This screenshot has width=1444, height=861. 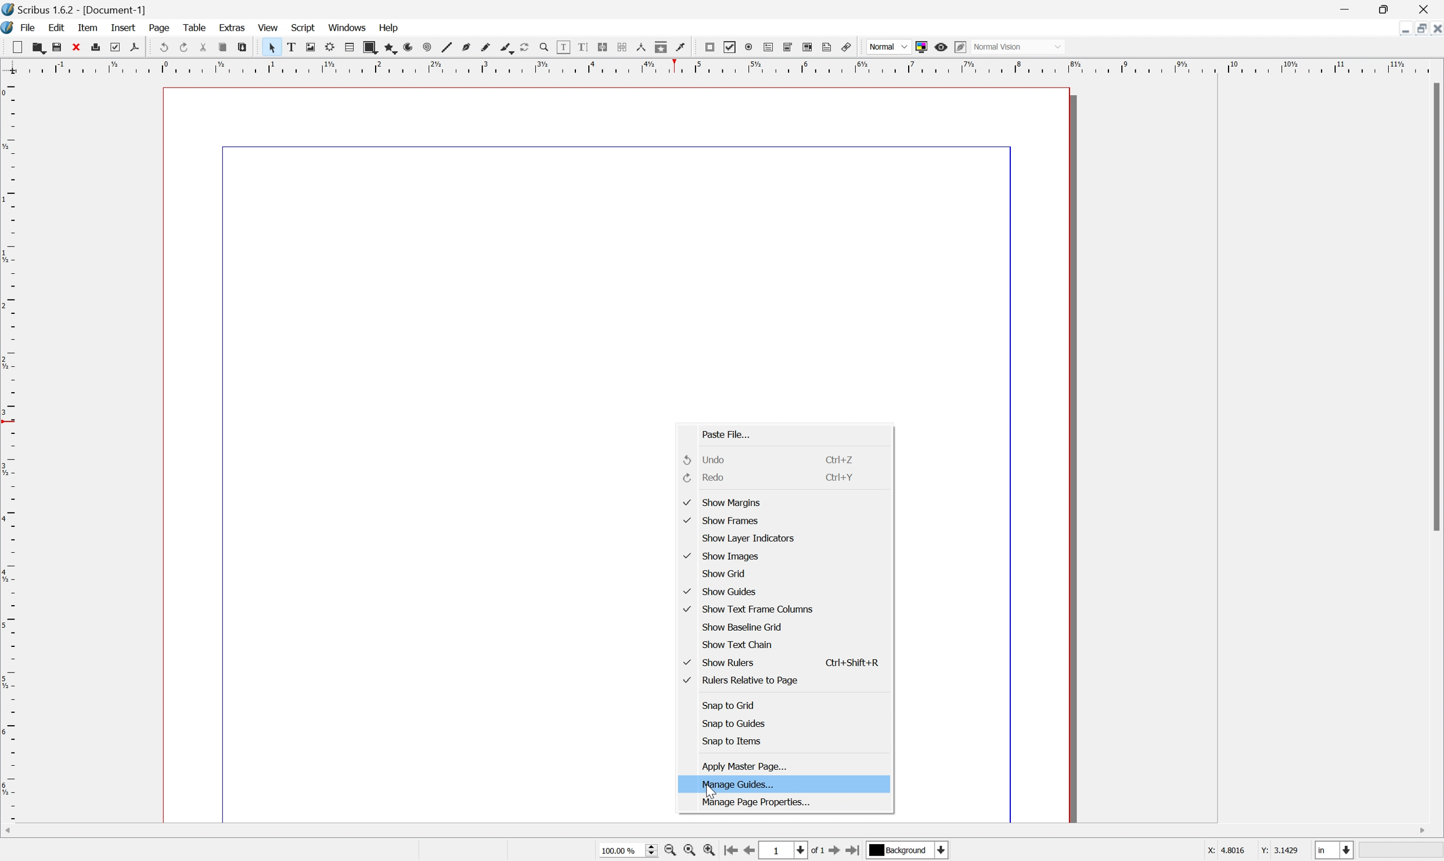 I want to click on select tool, so click(x=270, y=47).